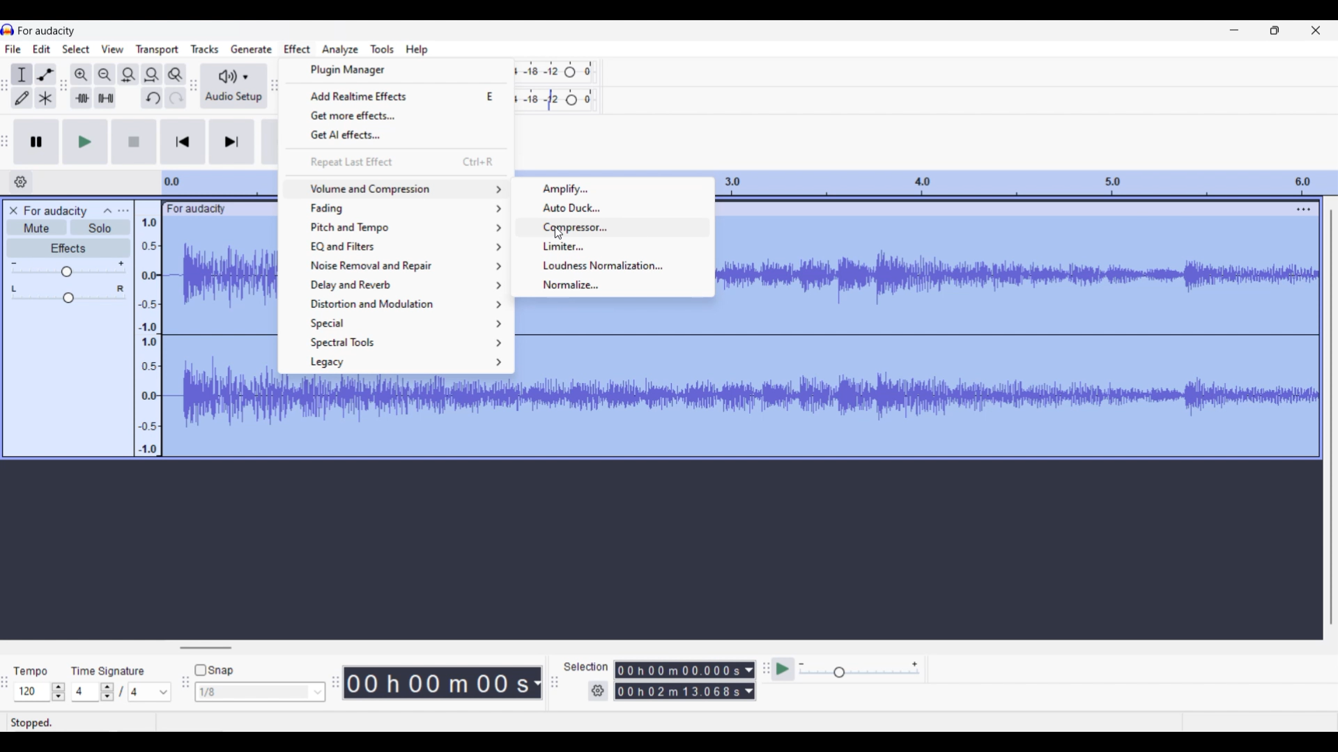 Image resolution: width=1338 pixels, height=752 pixels. What do you see at coordinates (1316, 31) in the screenshot?
I see `Close interface` at bounding box center [1316, 31].